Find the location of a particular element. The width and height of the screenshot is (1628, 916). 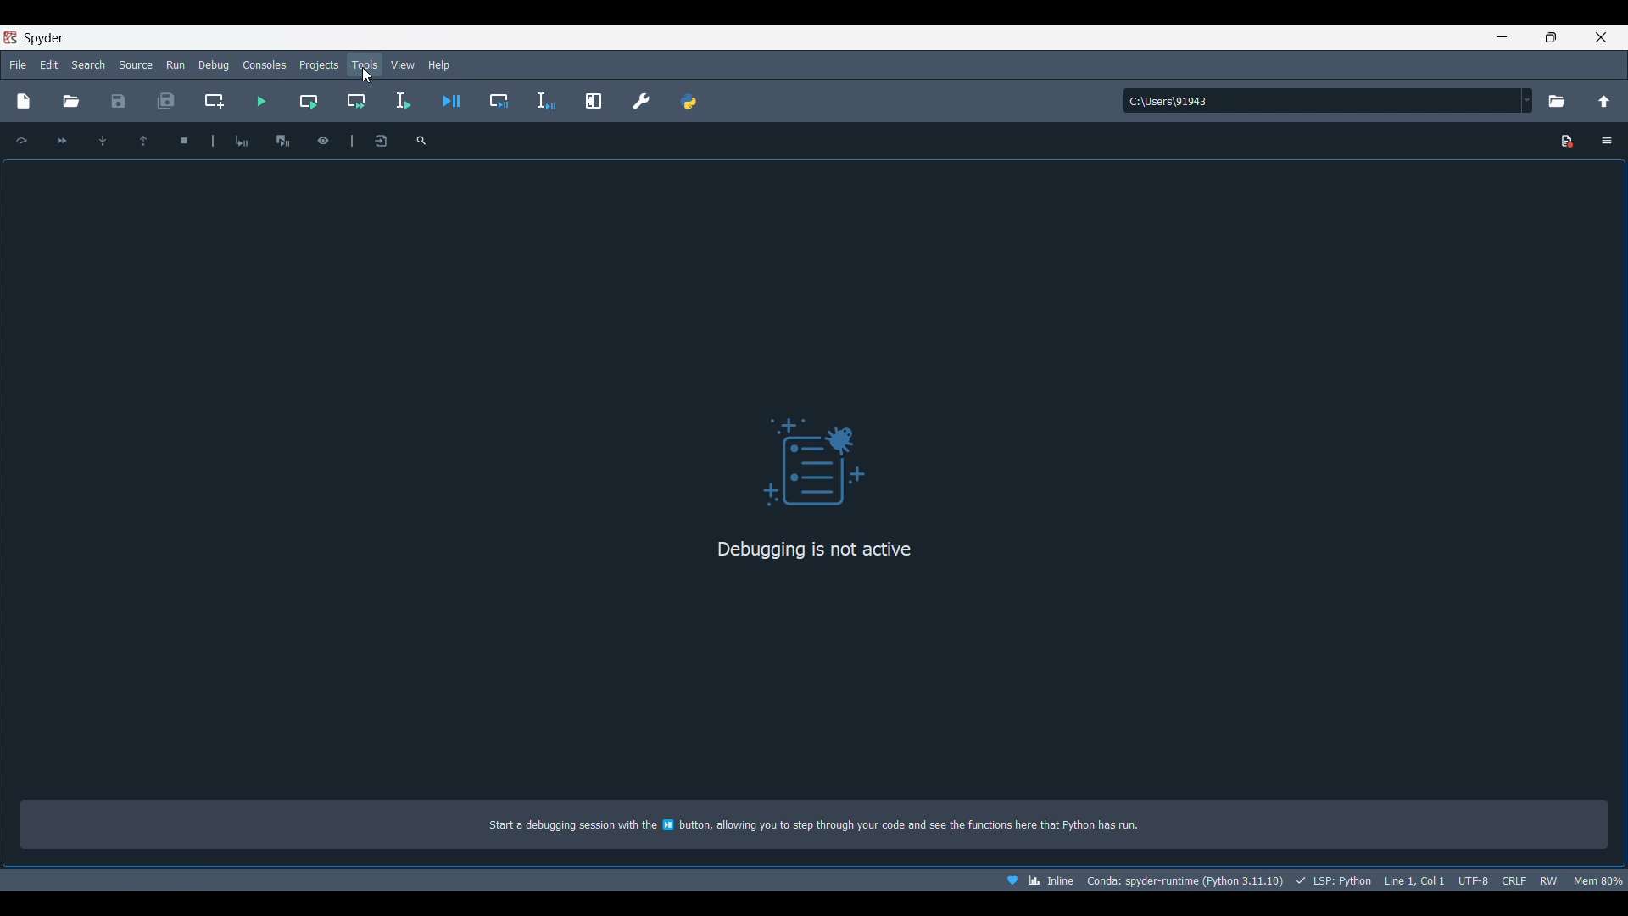

next is located at coordinates (243, 140).